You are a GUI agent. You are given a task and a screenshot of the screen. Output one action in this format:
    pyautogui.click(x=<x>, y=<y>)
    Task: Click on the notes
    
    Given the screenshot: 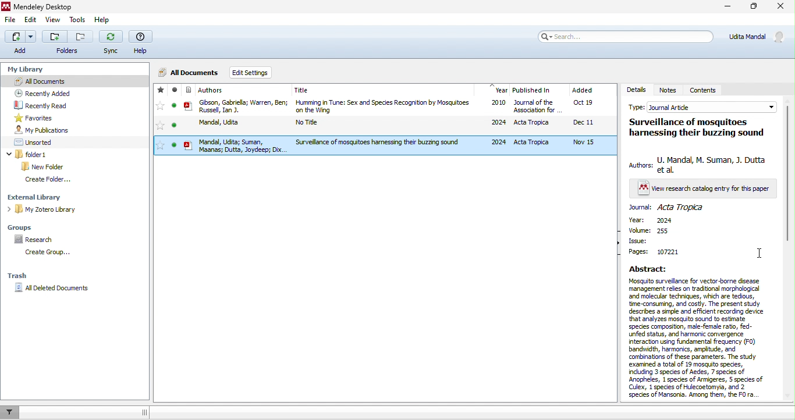 What is the action you would take?
    pyautogui.click(x=669, y=90)
    